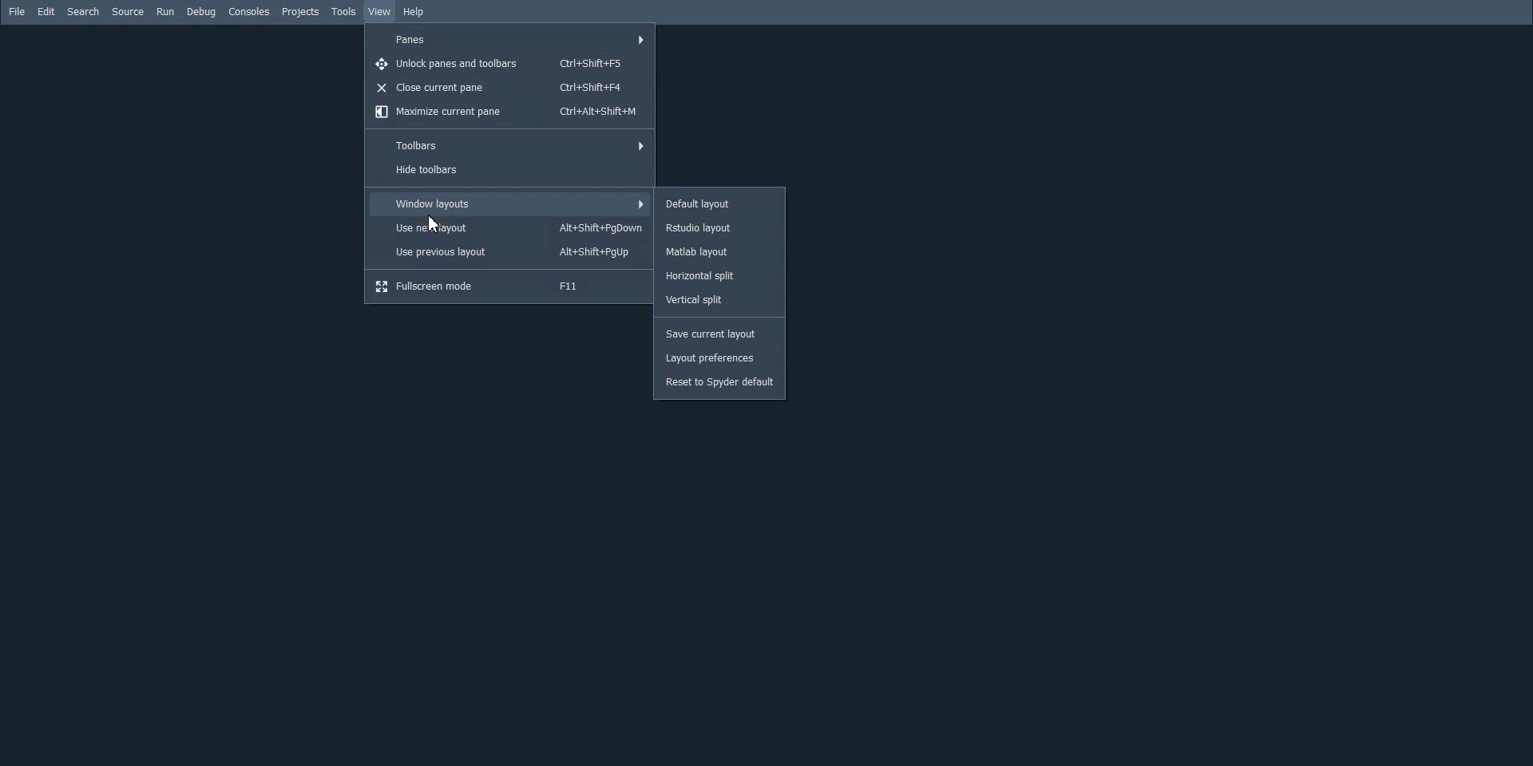  I want to click on Default layout, so click(719, 202).